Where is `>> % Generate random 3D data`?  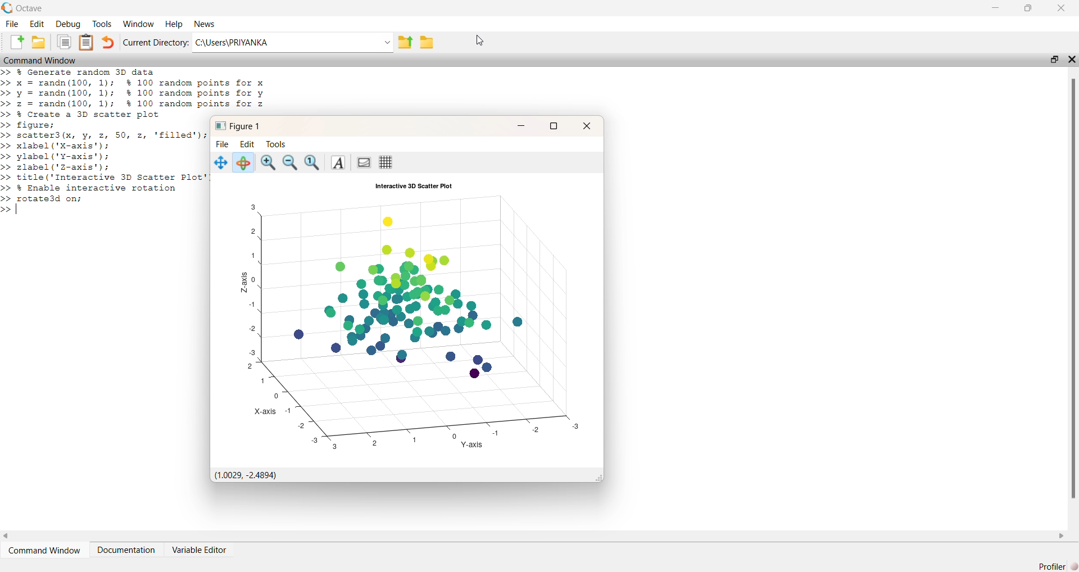
>> % Generate random 3D data is located at coordinates (80, 72).